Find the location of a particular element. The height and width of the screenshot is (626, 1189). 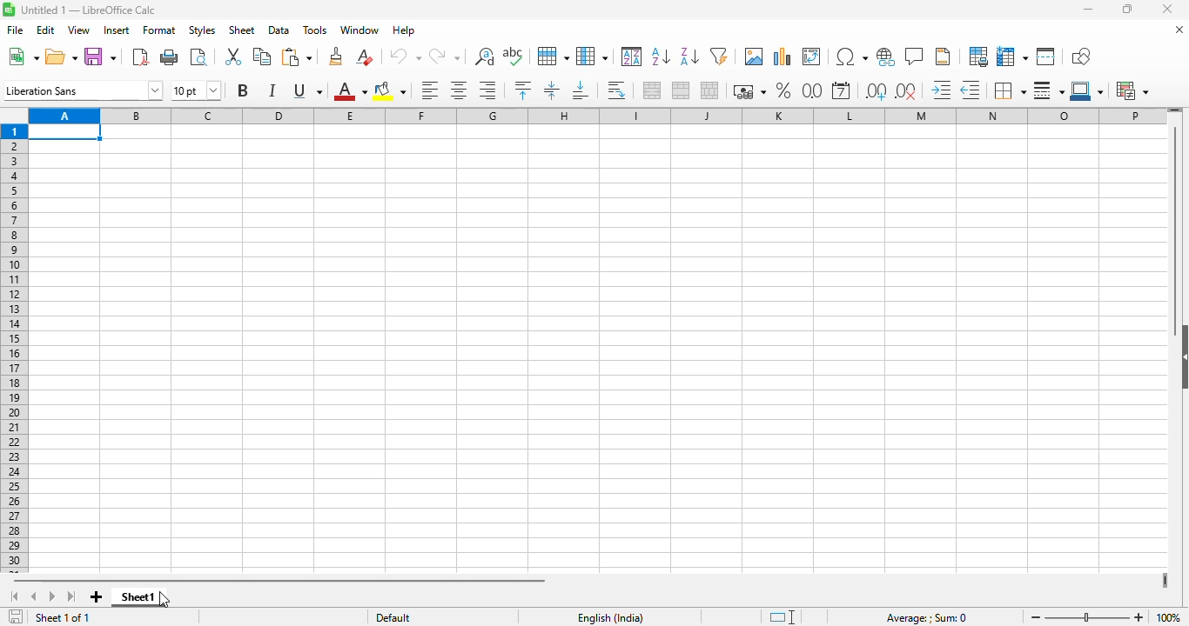

insert is located at coordinates (117, 30).